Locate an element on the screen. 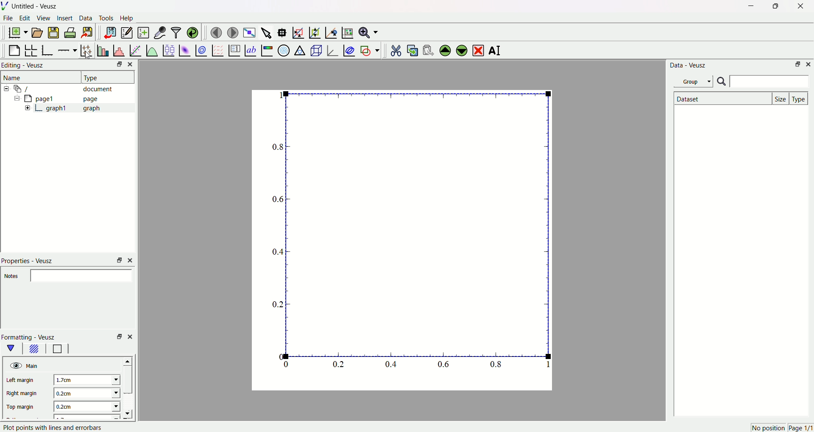 The width and height of the screenshot is (814, 432). plot key is located at coordinates (234, 49).